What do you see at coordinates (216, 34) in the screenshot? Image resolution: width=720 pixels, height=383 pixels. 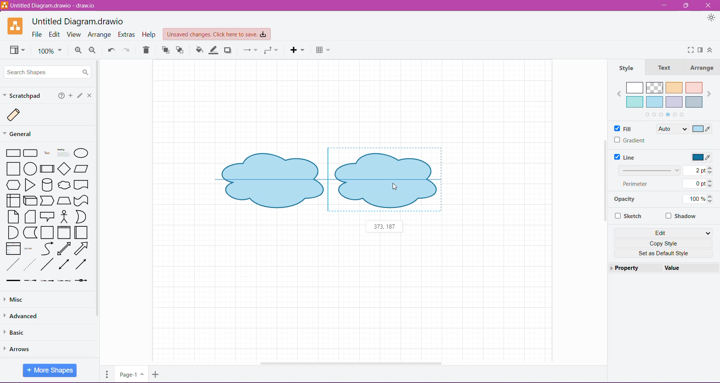 I see `Unsaved Changes. Click here to save` at bounding box center [216, 34].